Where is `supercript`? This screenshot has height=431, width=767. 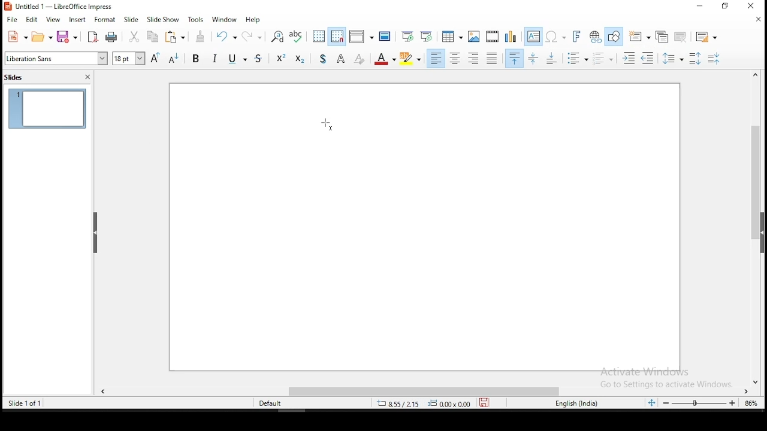 supercript is located at coordinates (278, 59).